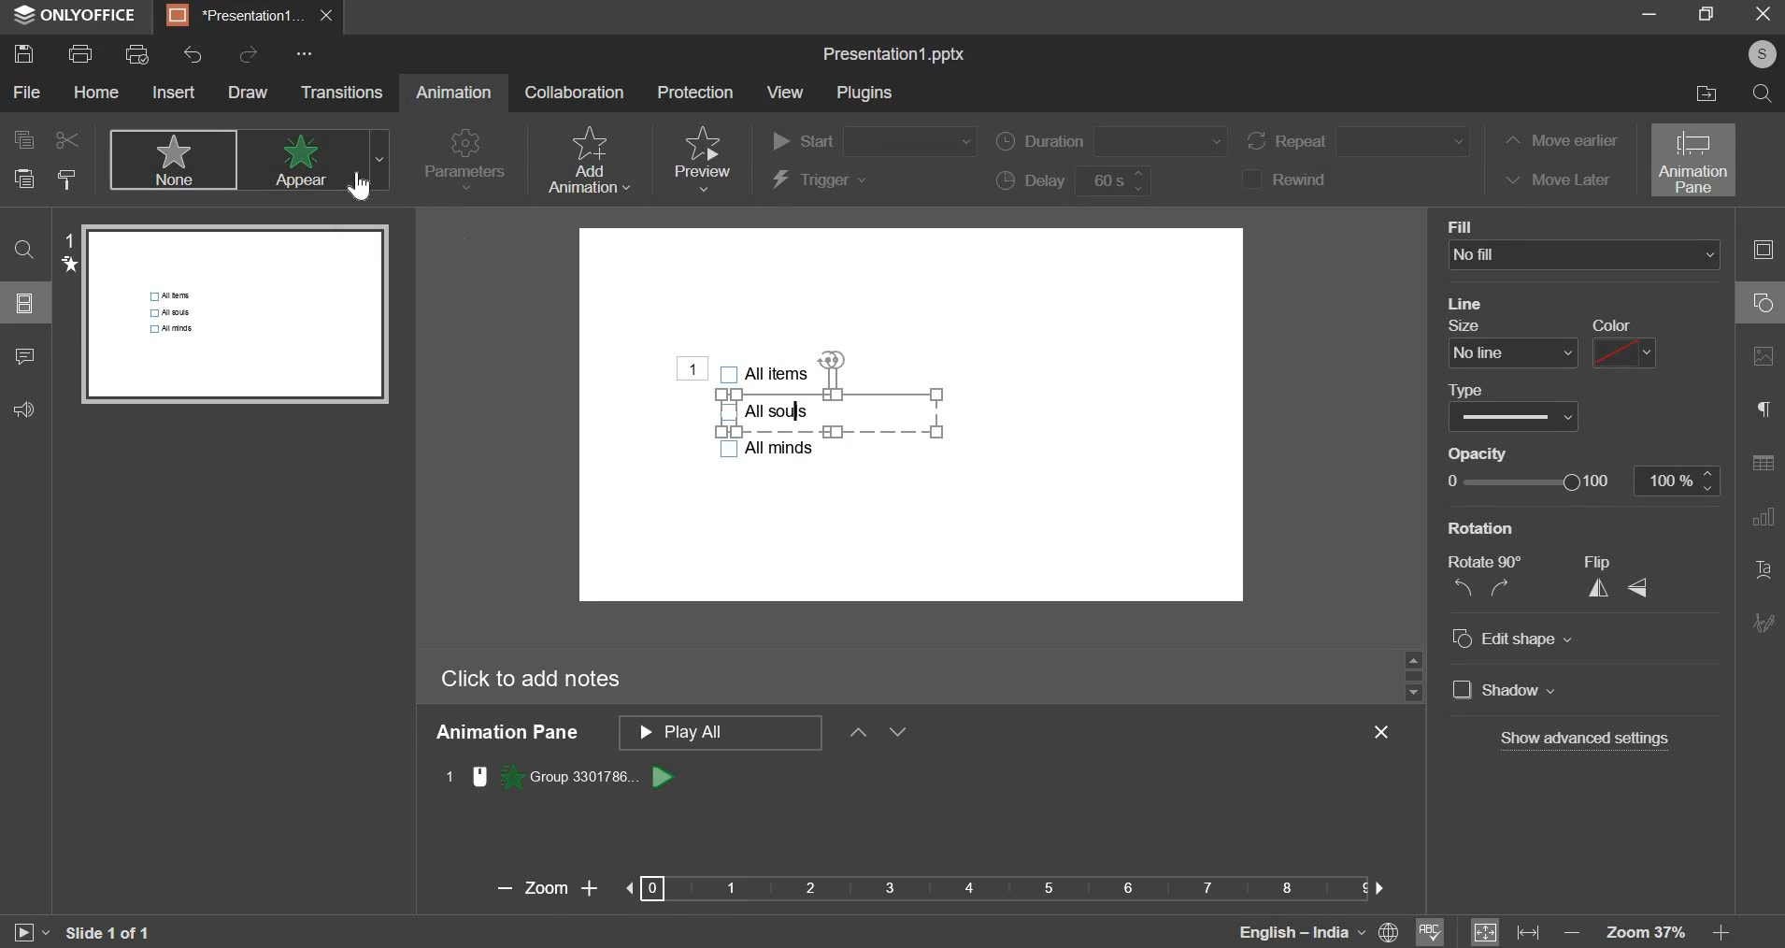 Image resolution: width=1785 pixels, height=948 pixels. What do you see at coordinates (1482, 587) in the screenshot?
I see `rotate` at bounding box center [1482, 587].